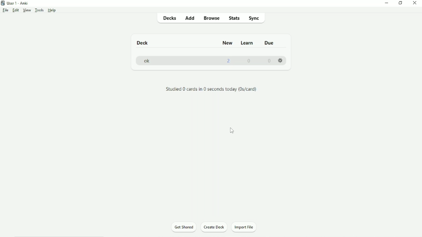  Describe the element at coordinates (227, 42) in the screenshot. I see `New` at that location.